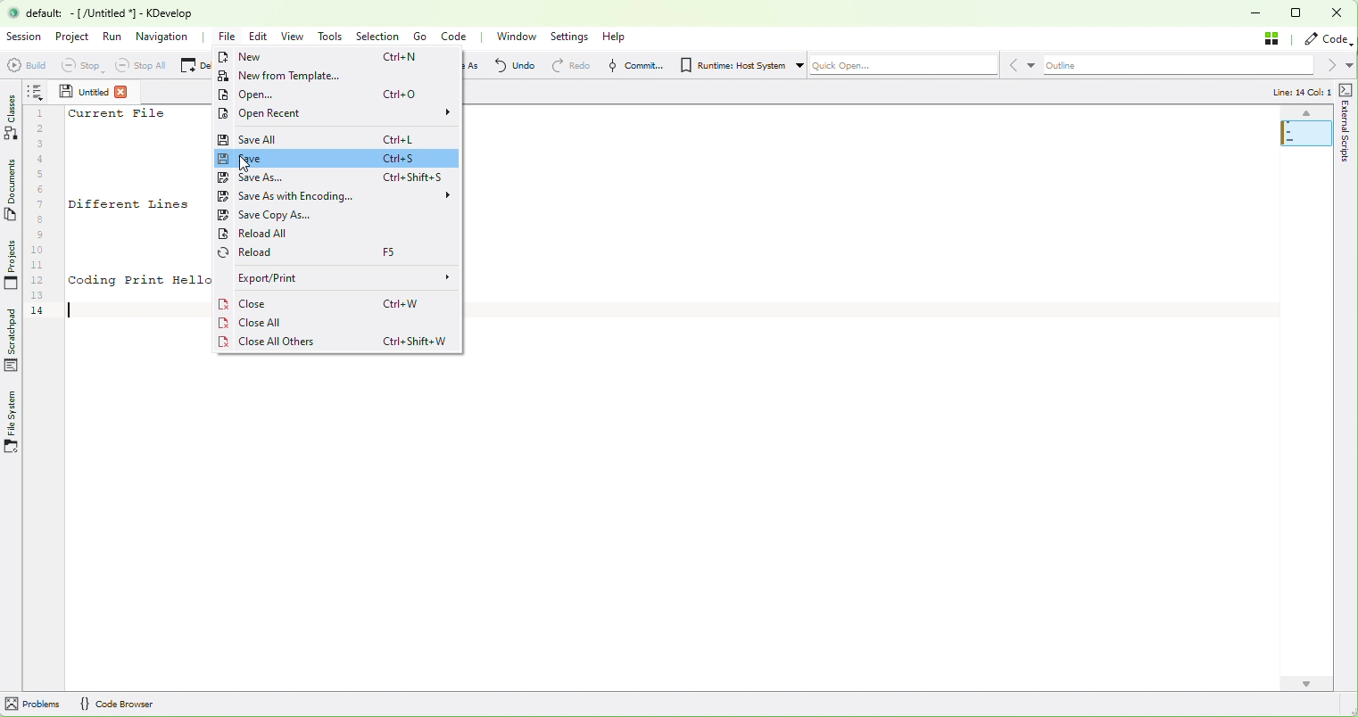 This screenshot has height=717, width=1358. Describe the element at coordinates (418, 342) in the screenshot. I see `Ctrl+ Shifts W` at that location.